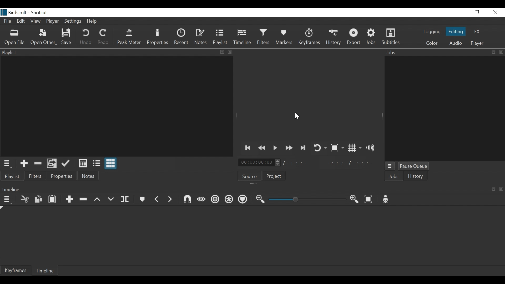 The height and width of the screenshot is (284, 505). What do you see at coordinates (244, 200) in the screenshot?
I see `Ripple Markers` at bounding box center [244, 200].